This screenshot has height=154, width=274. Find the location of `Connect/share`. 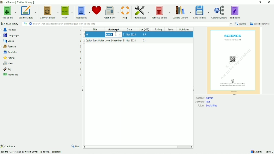

Connect/share is located at coordinates (219, 12).